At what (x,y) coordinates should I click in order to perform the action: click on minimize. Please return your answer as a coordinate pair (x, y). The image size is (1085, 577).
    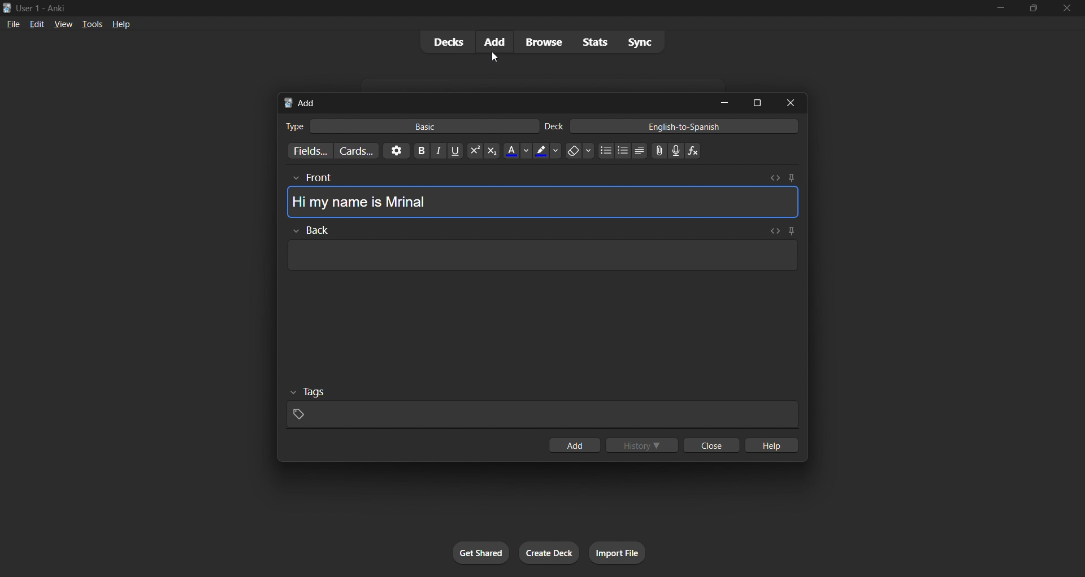
    Looking at the image, I should click on (999, 10).